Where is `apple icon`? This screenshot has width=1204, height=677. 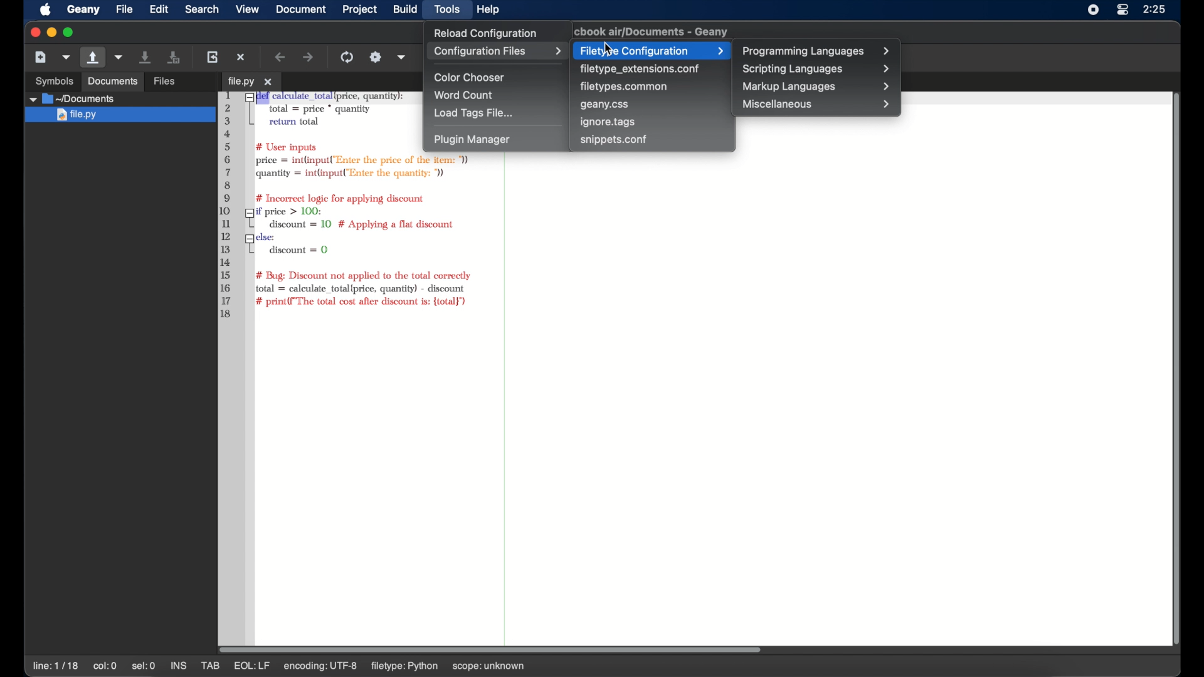 apple icon is located at coordinates (46, 10).